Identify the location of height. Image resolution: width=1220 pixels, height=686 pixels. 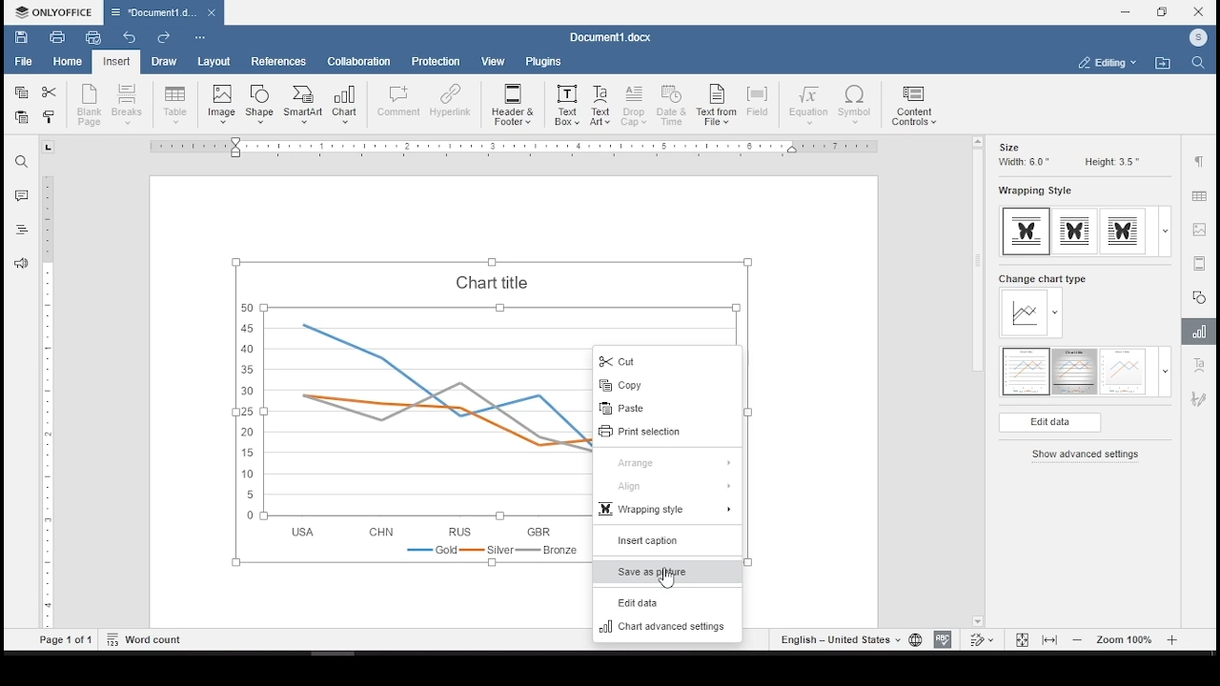
(1111, 162).